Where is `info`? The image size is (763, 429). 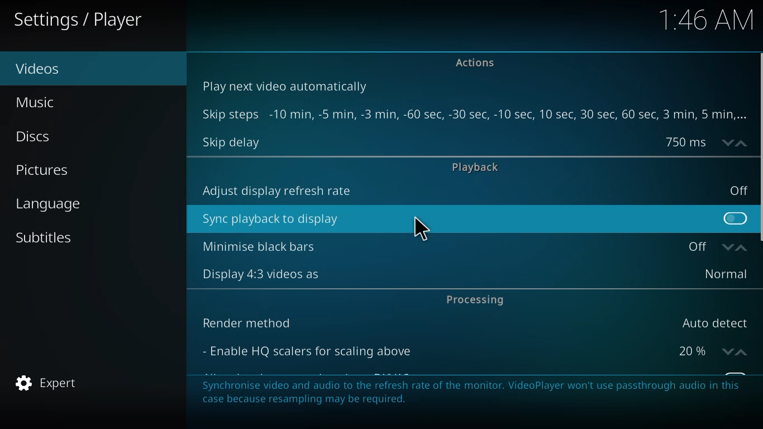 info is located at coordinates (471, 392).